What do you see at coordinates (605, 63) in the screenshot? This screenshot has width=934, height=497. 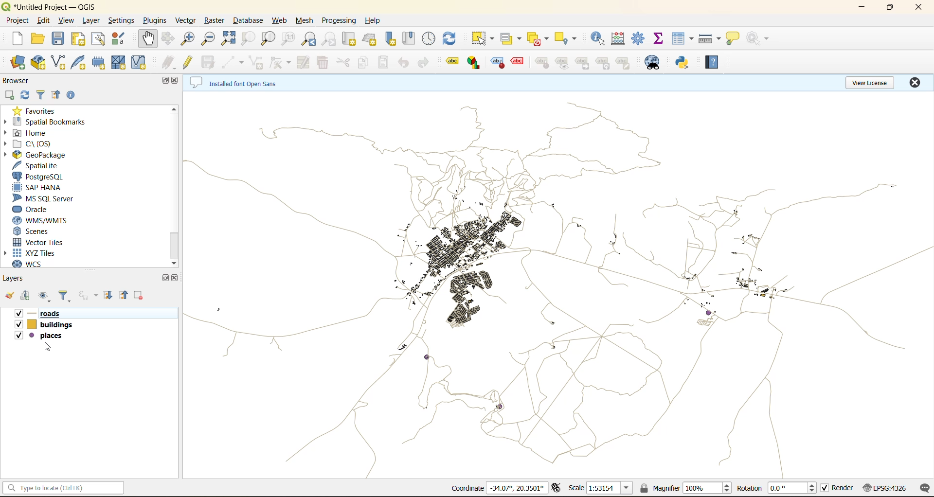 I see `rotate a label` at bounding box center [605, 63].